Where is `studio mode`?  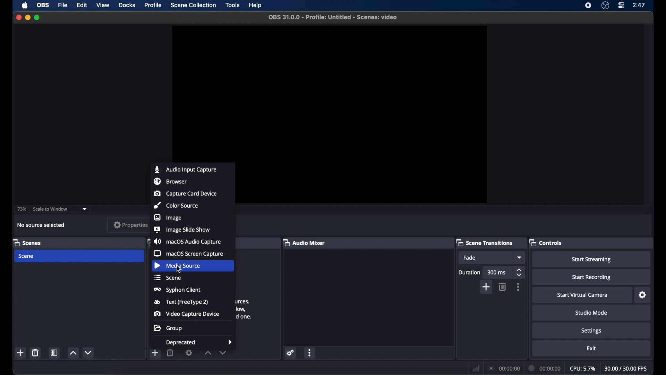
studio mode is located at coordinates (591, 313).